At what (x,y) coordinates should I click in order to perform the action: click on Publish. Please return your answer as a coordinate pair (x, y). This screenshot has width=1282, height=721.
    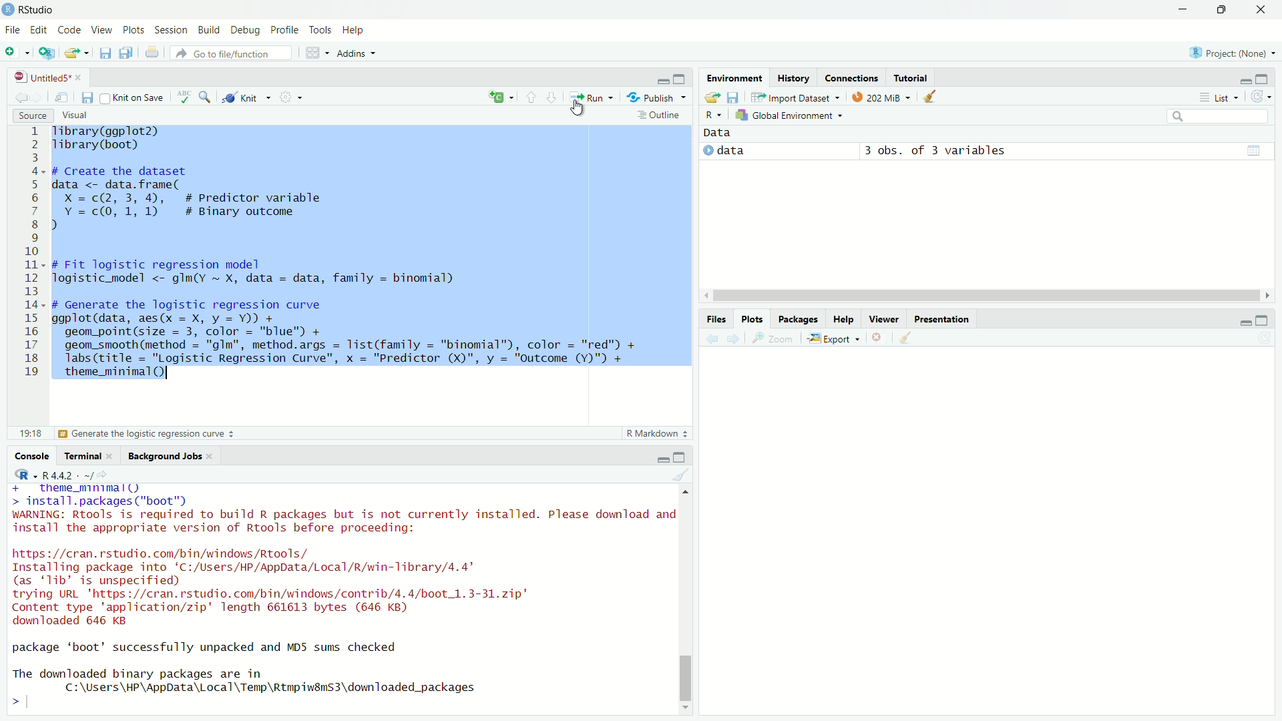
    Looking at the image, I should click on (656, 97).